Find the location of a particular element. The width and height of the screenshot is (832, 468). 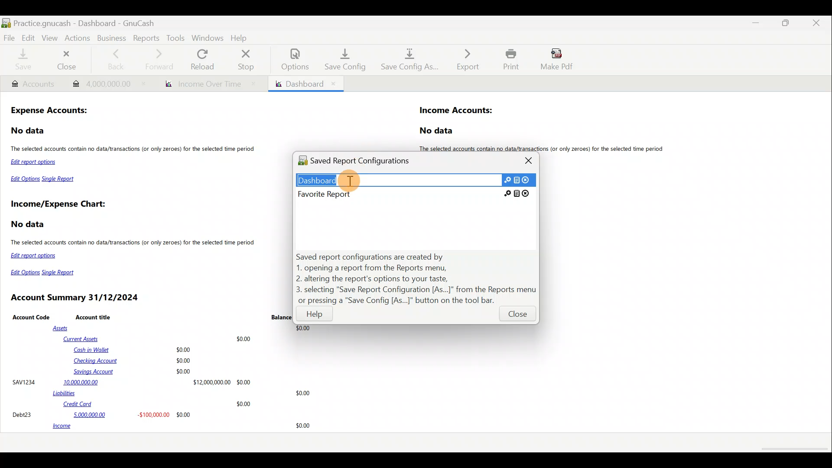

Edit Options Single Report is located at coordinates (46, 273).